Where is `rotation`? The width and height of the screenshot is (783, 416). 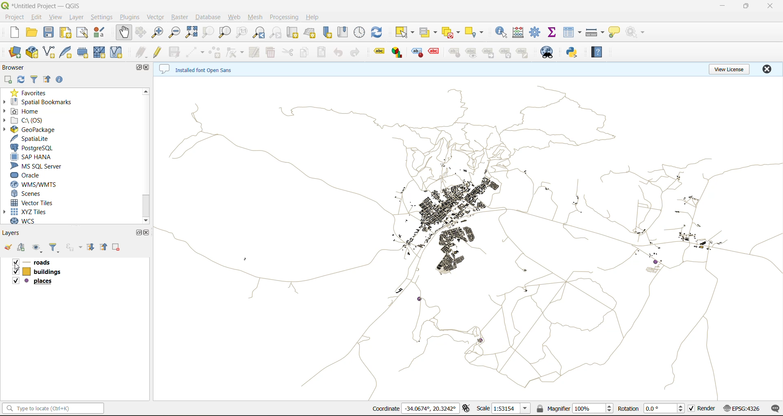 rotation is located at coordinates (652, 410).